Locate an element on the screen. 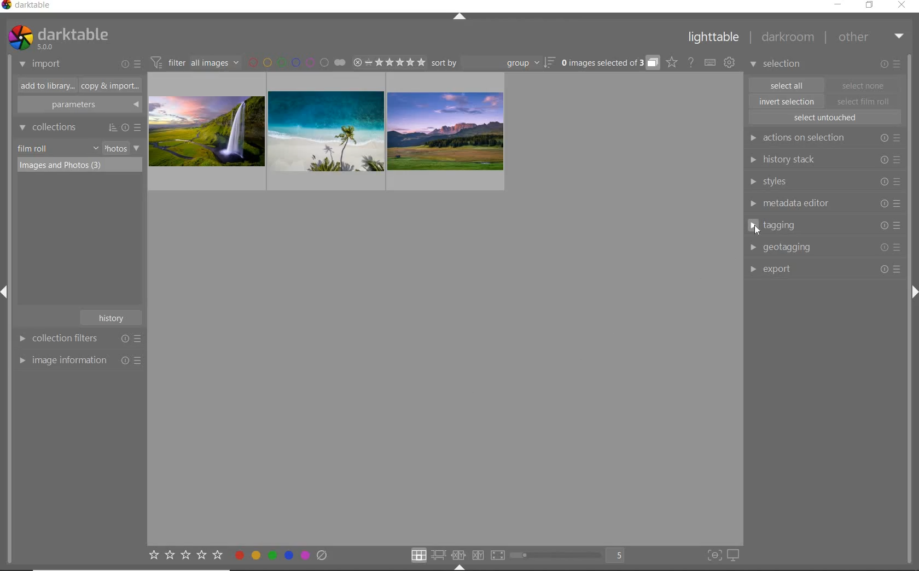 This screenshot has width=919, height=571. actions on selection is located at coordinates (823, 138).